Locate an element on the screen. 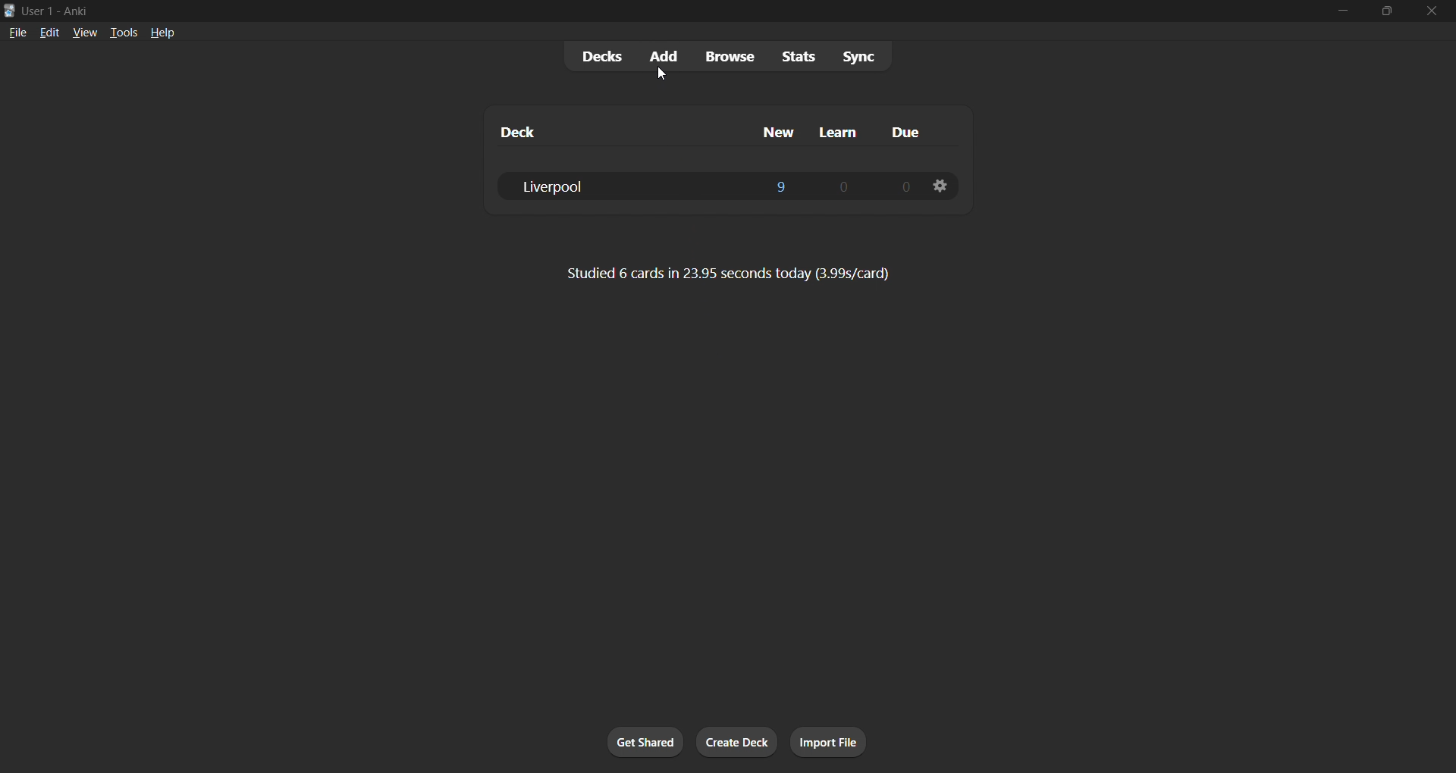  learn column is located at coordinates (843, 131).